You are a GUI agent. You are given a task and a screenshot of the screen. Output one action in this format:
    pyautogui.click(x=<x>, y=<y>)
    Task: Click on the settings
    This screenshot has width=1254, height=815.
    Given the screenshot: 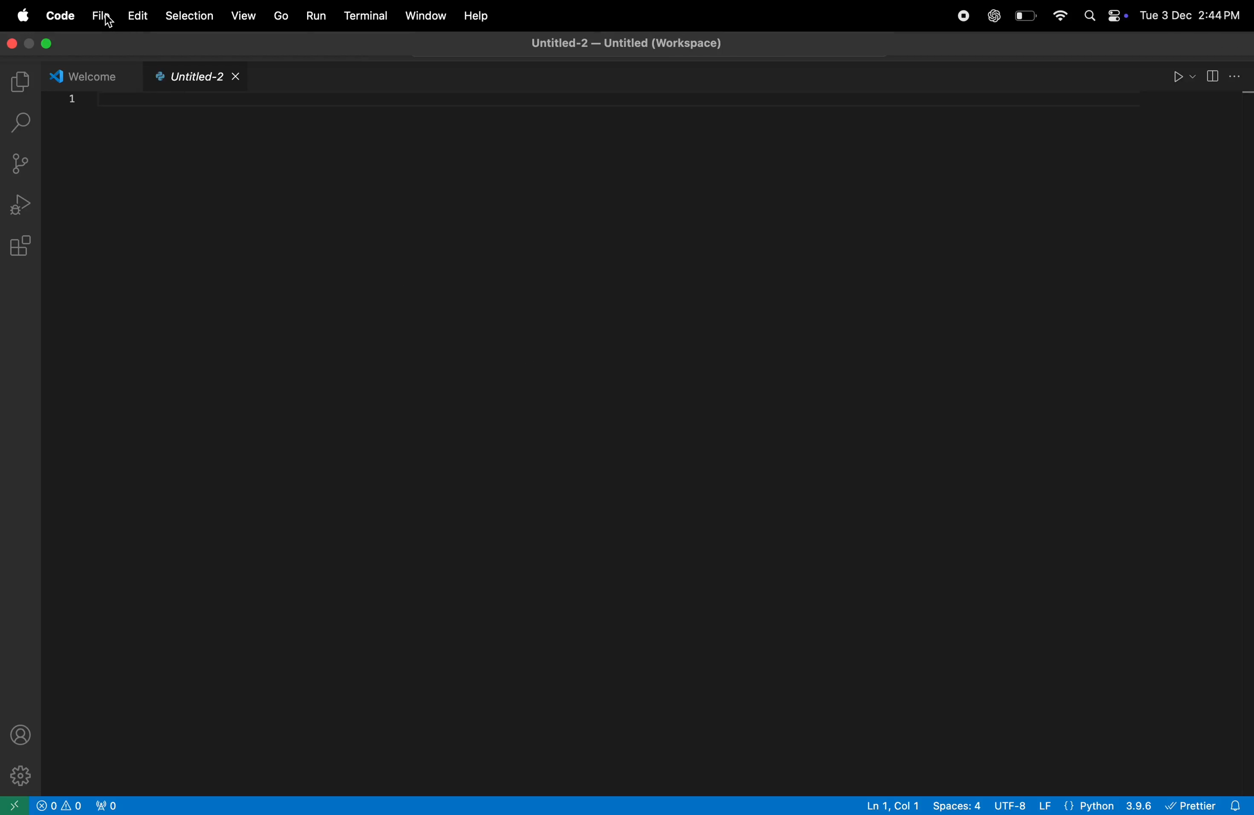 What is the action you would take?
    pyautogui.click(x=19, y=775)
    